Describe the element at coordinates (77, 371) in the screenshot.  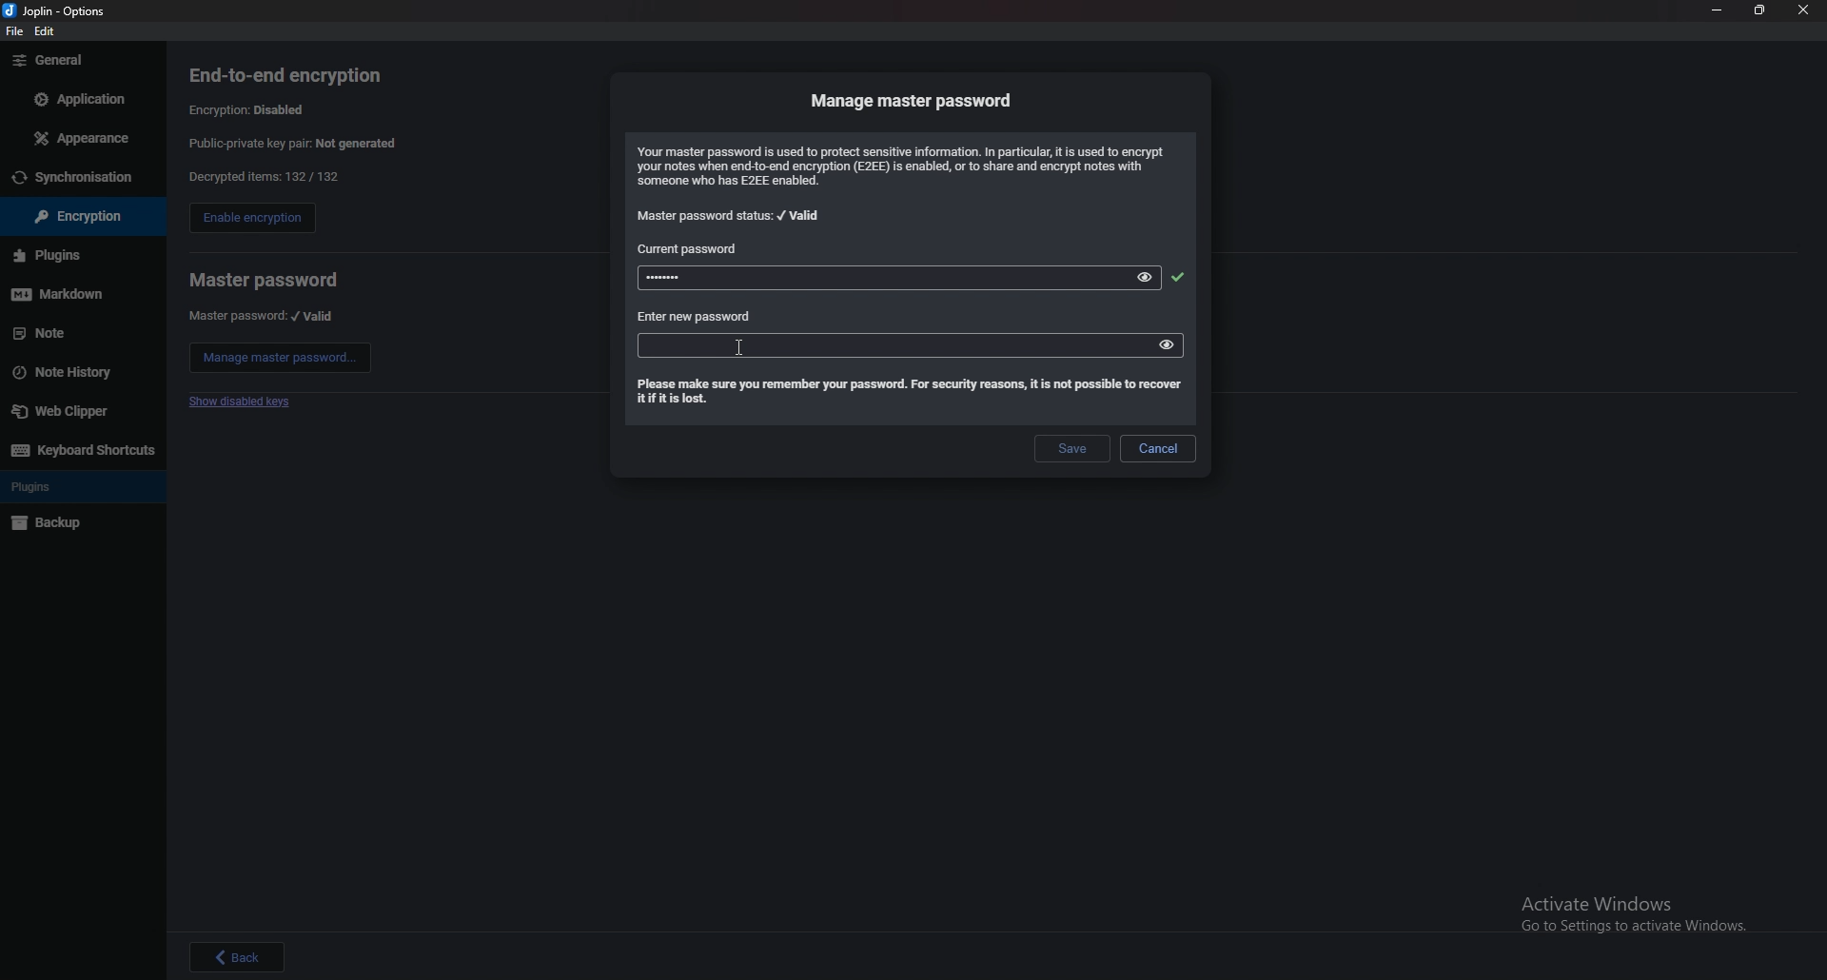
I see `note history` at that location.